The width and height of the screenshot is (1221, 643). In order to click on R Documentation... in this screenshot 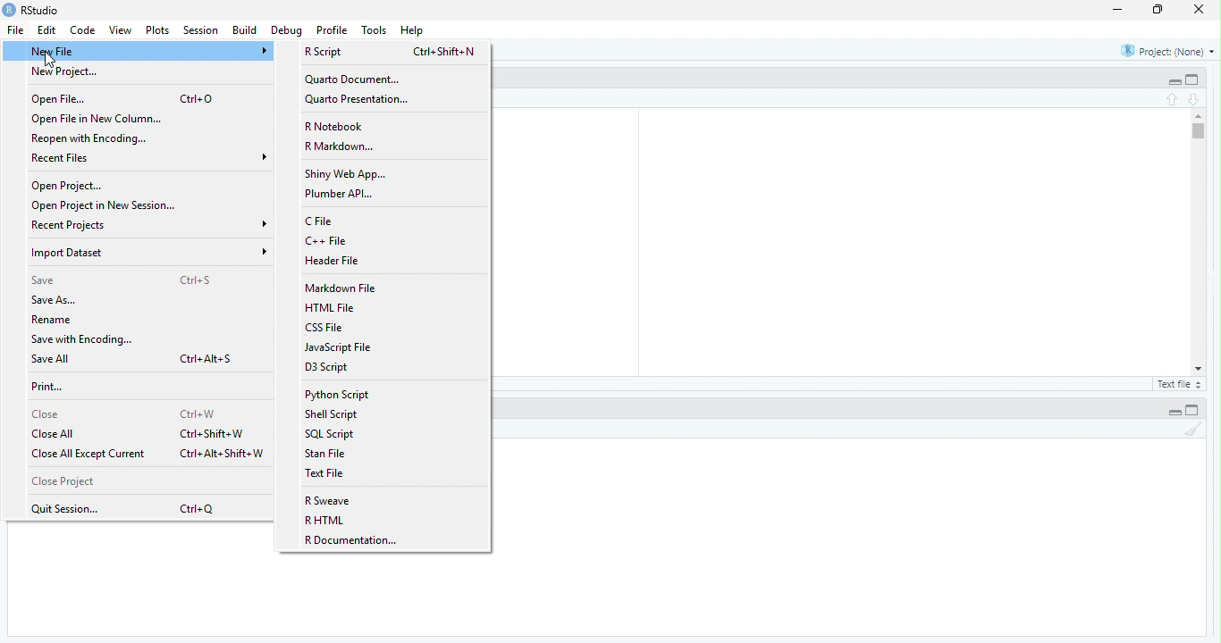, I will do `click(355, 540)`.